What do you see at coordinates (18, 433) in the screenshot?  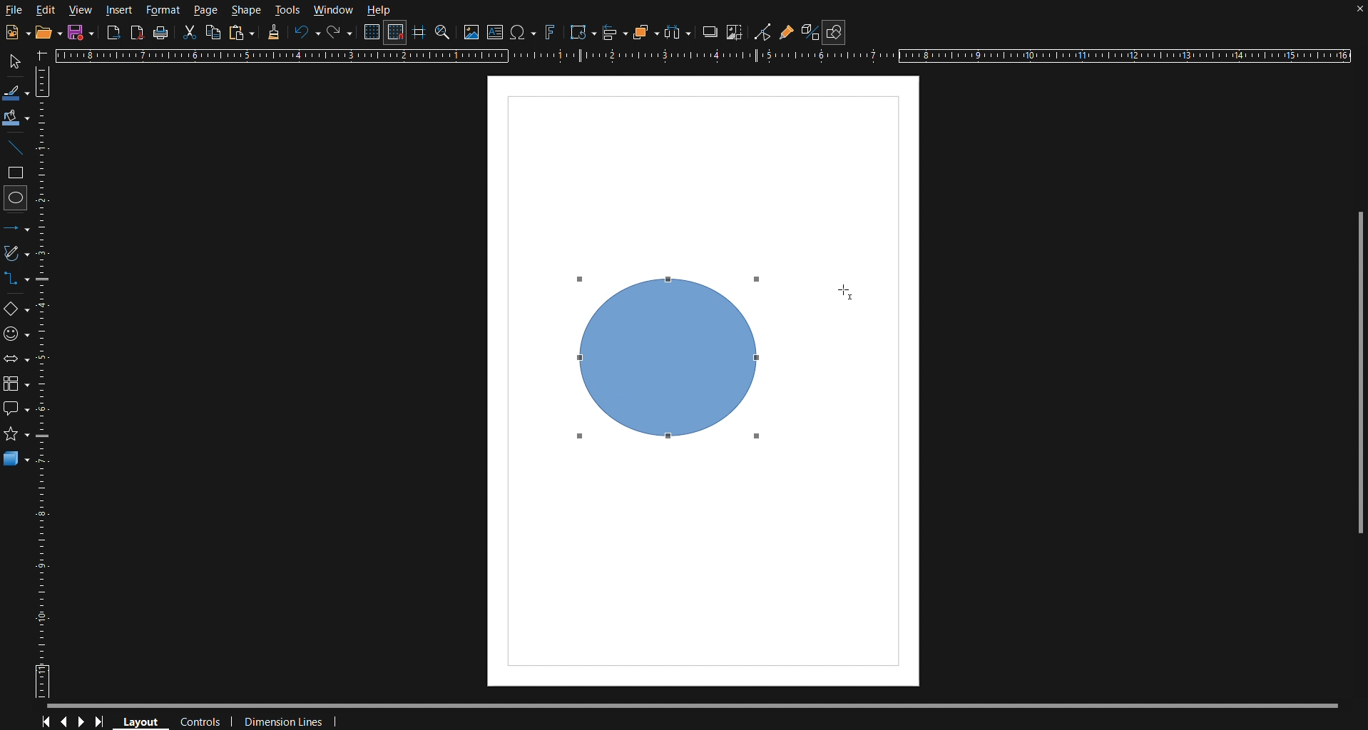 I see `star shape` at bounding box center [18, 433].